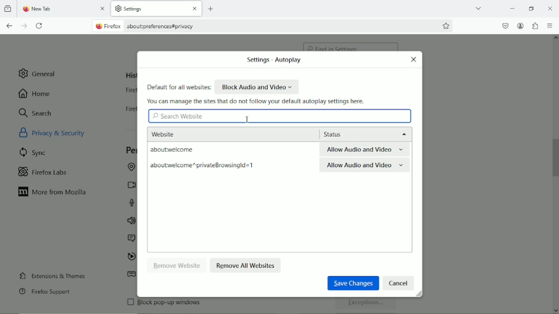 This screenshot has height=314, width=559. I want to click on Allow Audio and Video, so click(365, 150).